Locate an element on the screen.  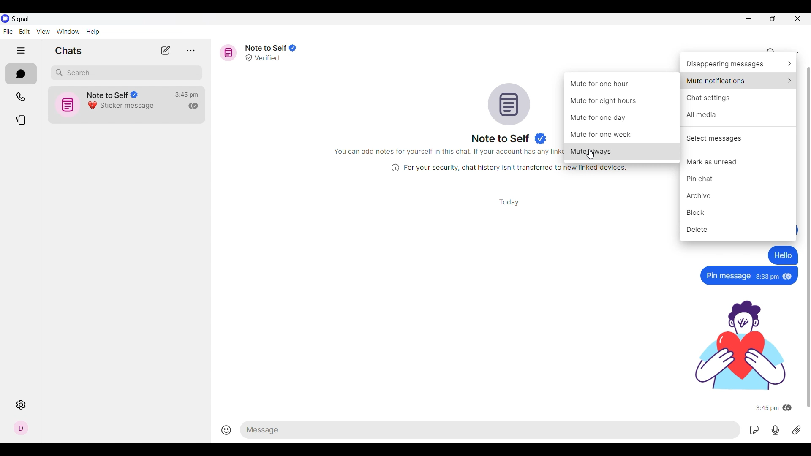
Archive is located at coordinates (738, 195).